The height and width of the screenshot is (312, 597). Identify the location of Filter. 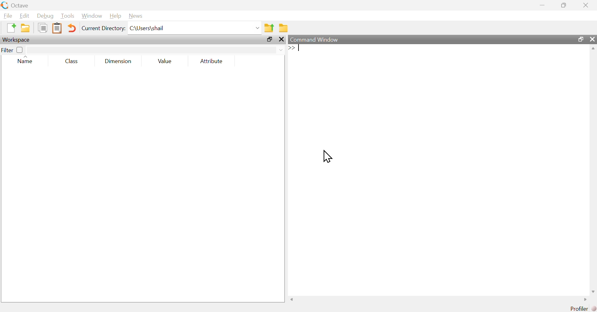
(13, 50).